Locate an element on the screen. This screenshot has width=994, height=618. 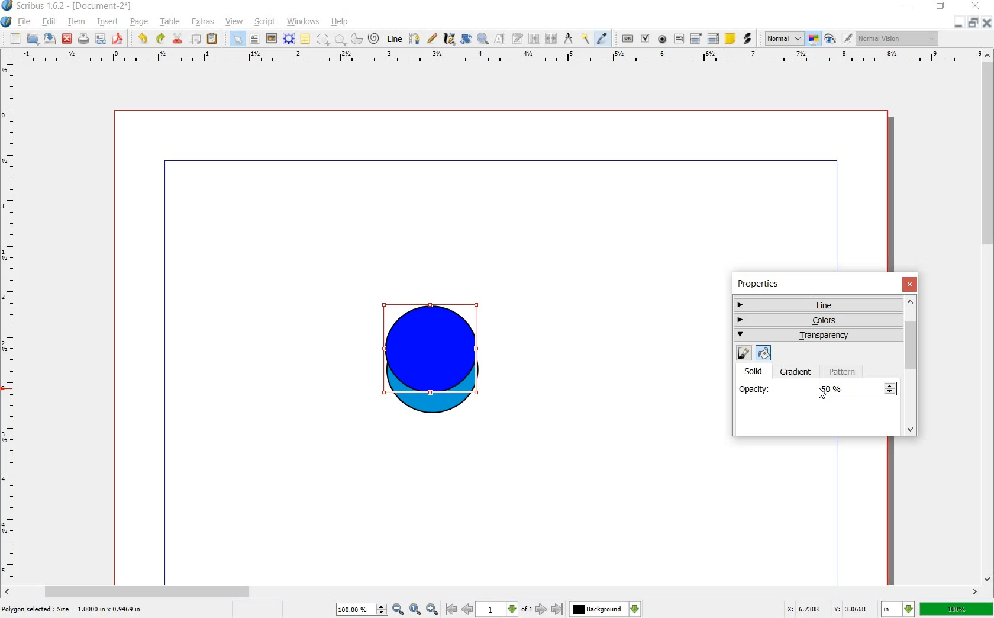
scrollbar is located at coordinates (912, 366).